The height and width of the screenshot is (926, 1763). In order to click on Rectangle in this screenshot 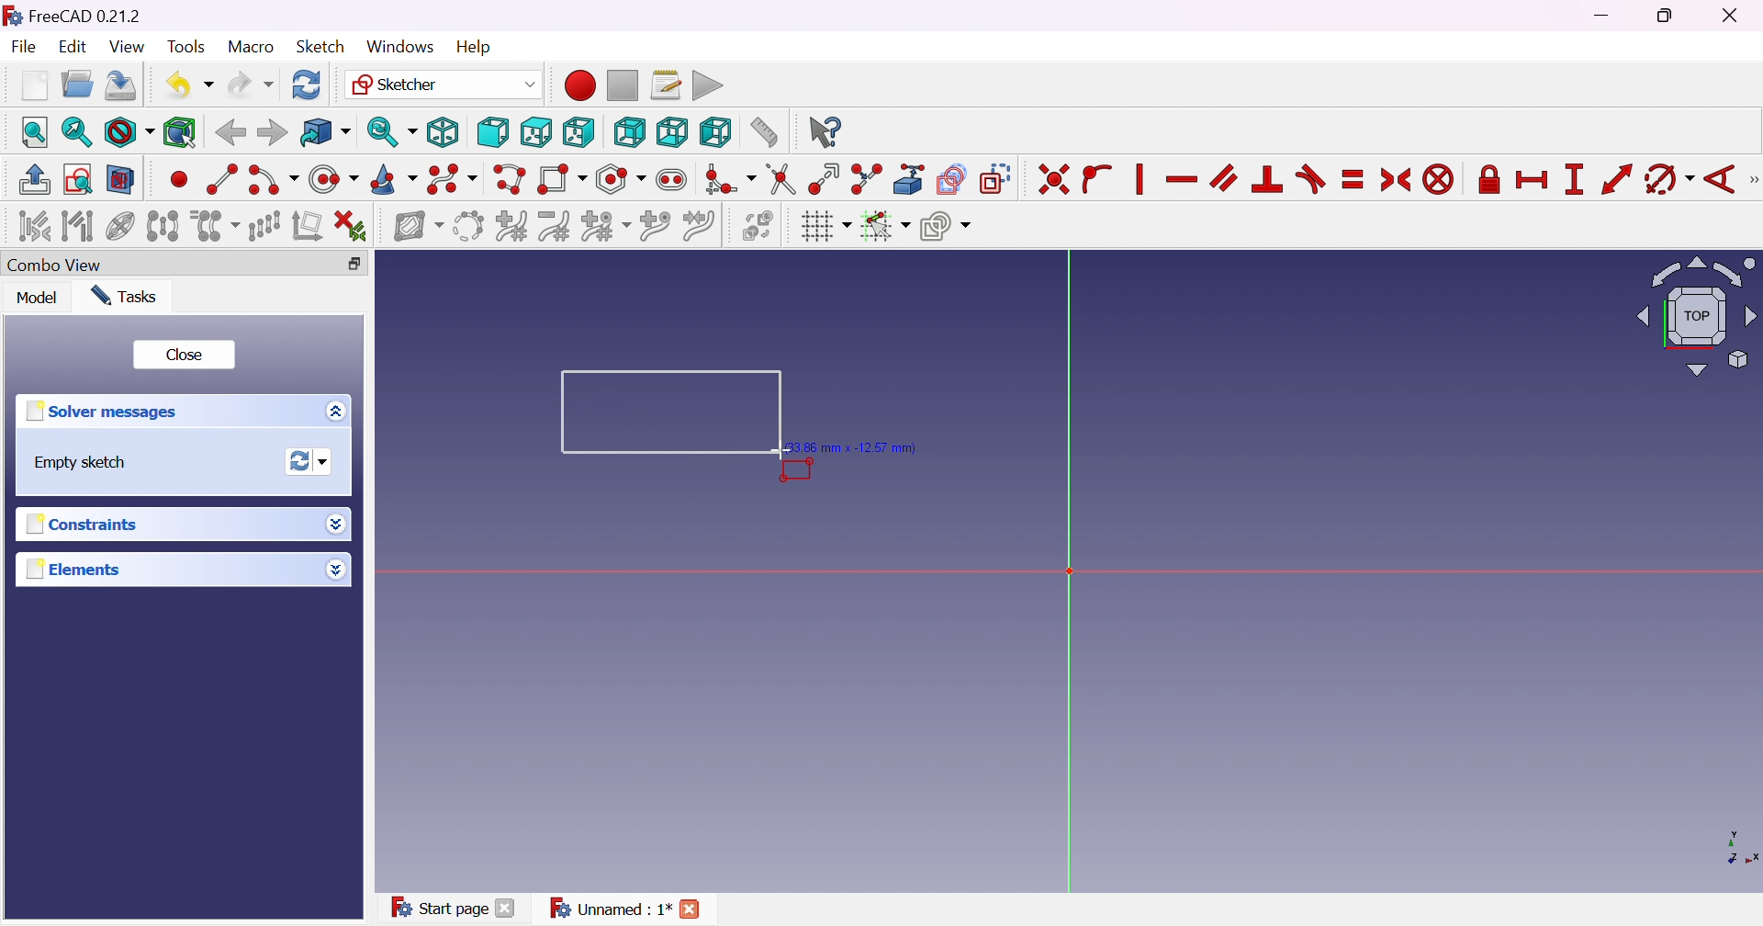, I will do `click(657, 412)`.